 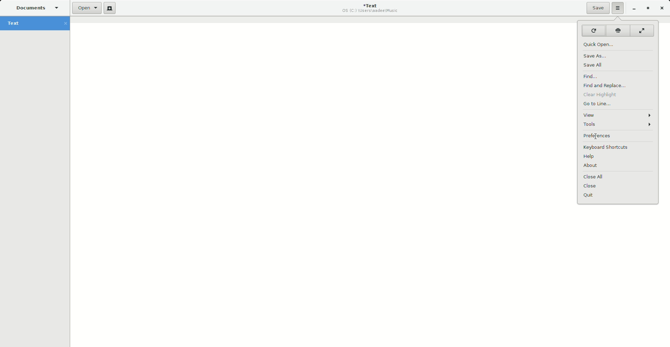 I want to click on Save All, so click(x=595, y=64).